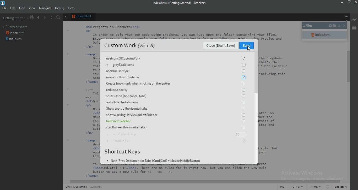  What do you see at coordinates (175, 122) in the screenshot?
I see `halfcircle.sidebar` at bounding box center [175, 122].